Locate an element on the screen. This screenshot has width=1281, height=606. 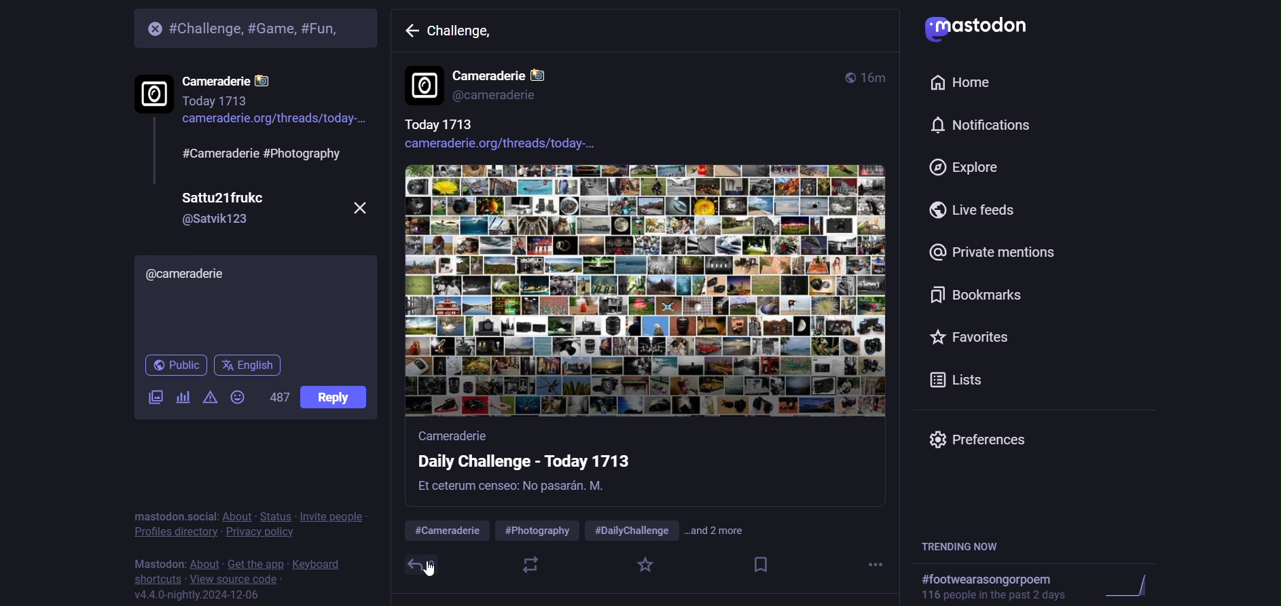
public is located at coordinates (841, 75).